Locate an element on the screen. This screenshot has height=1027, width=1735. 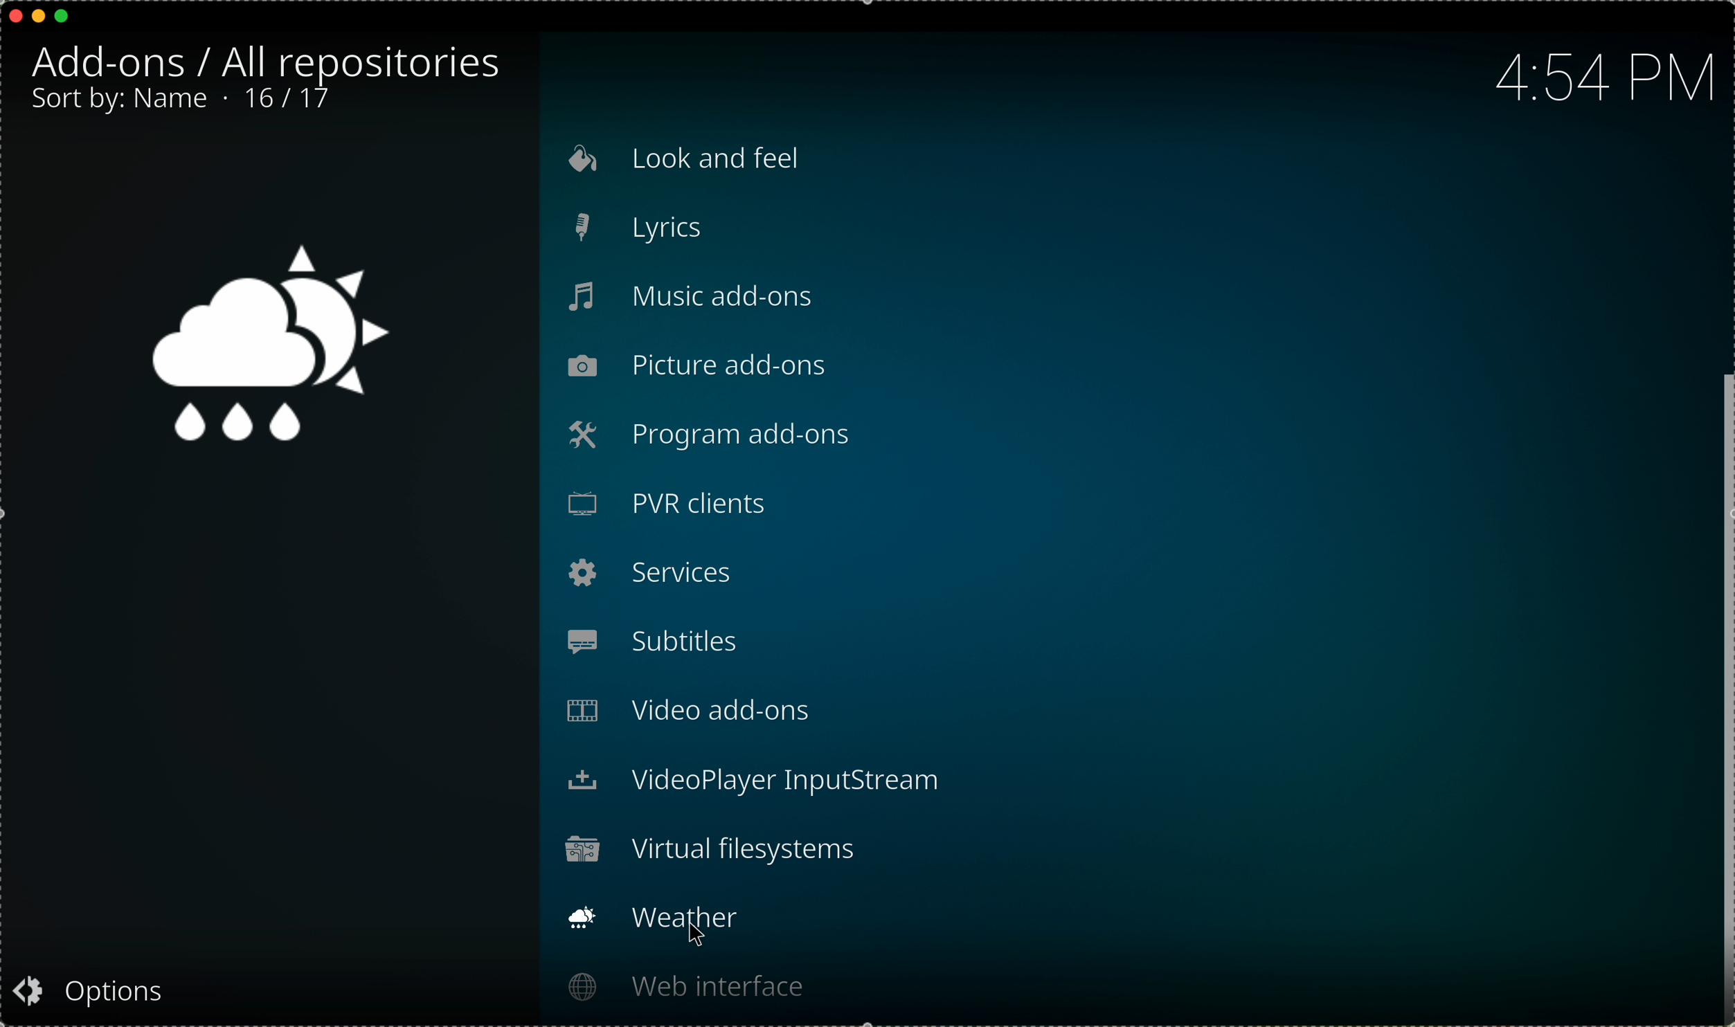
weather icon is located at coordinates (255, 346).